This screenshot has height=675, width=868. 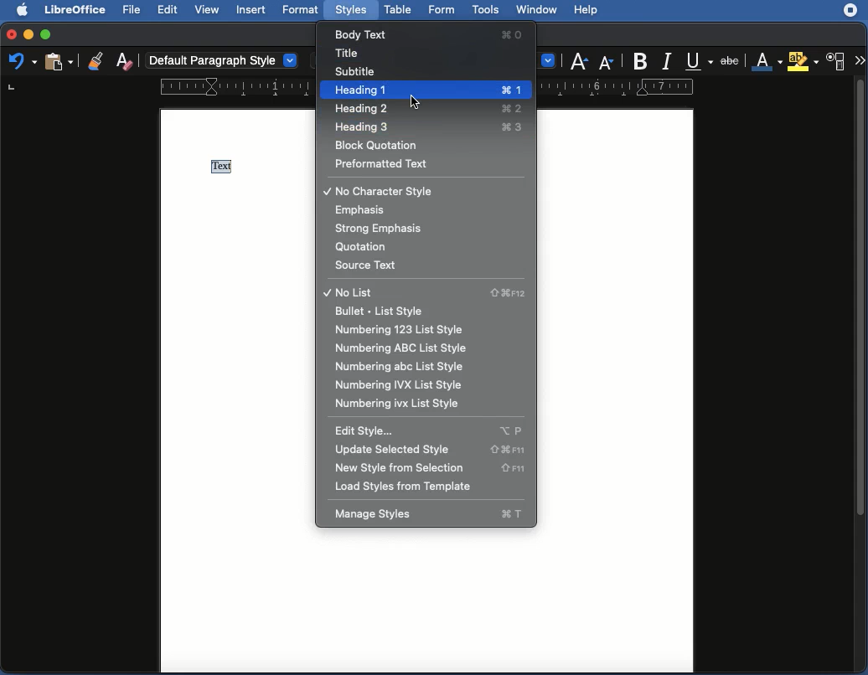 What do you see at coordinates (57, 63) in the screenshot?
I see `Clipboard` at bounding box center [57, 63].